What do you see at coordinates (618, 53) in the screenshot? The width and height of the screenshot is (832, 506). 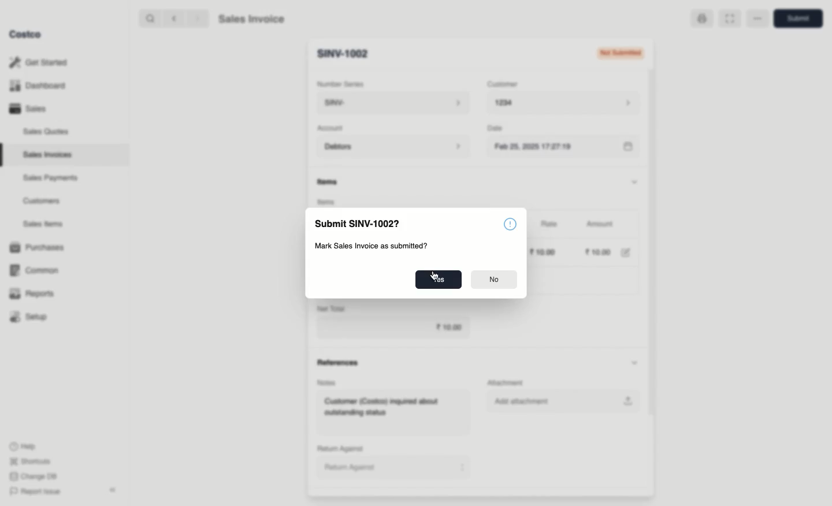 I see `Not submitted` at bounding box center [618, 53].